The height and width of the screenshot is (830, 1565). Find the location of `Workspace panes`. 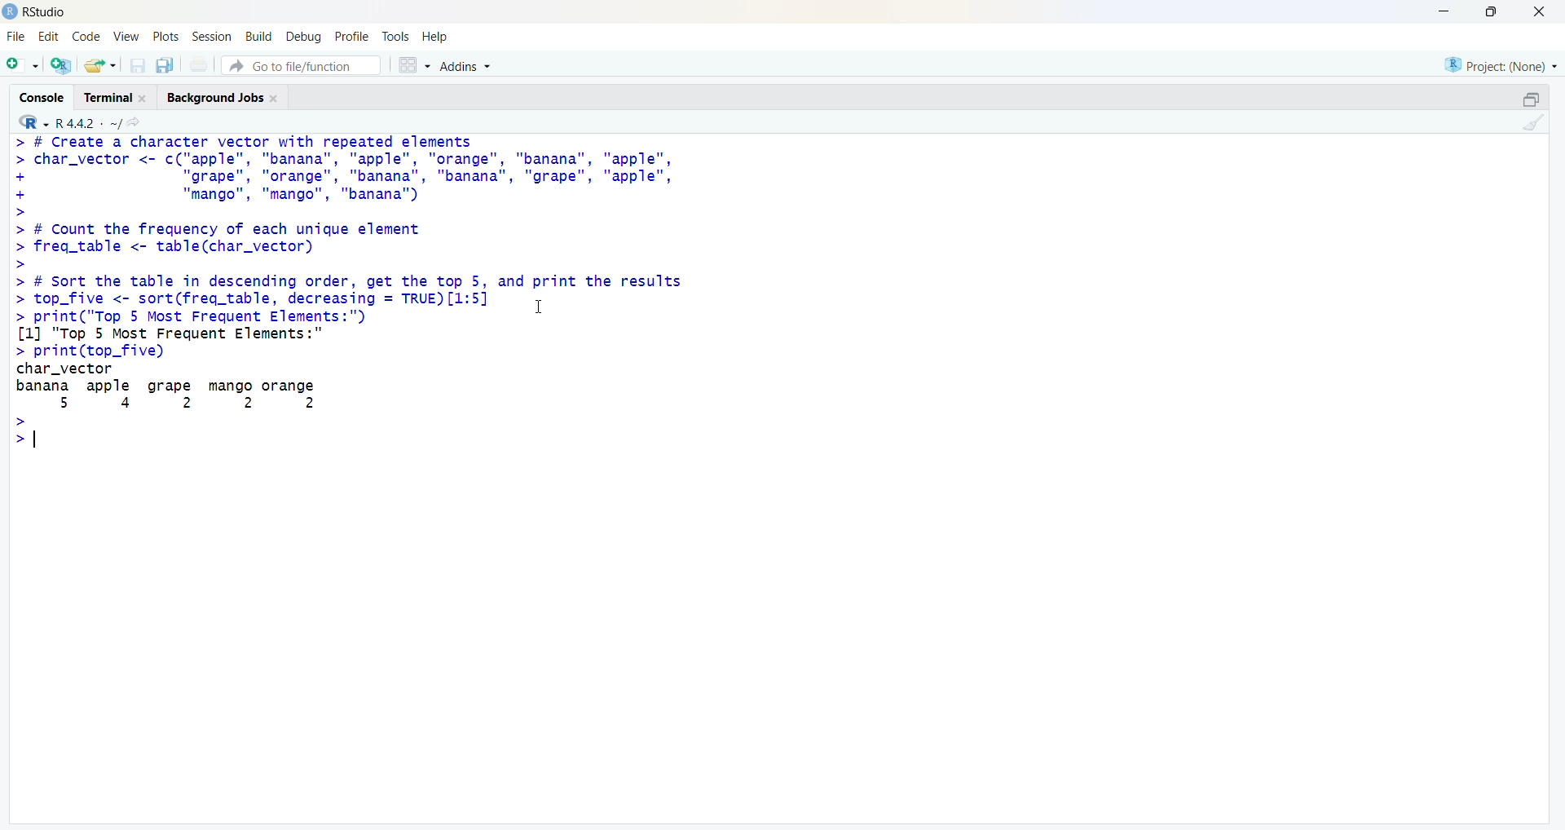

Workspace panes is located at coordinates (415, 66).